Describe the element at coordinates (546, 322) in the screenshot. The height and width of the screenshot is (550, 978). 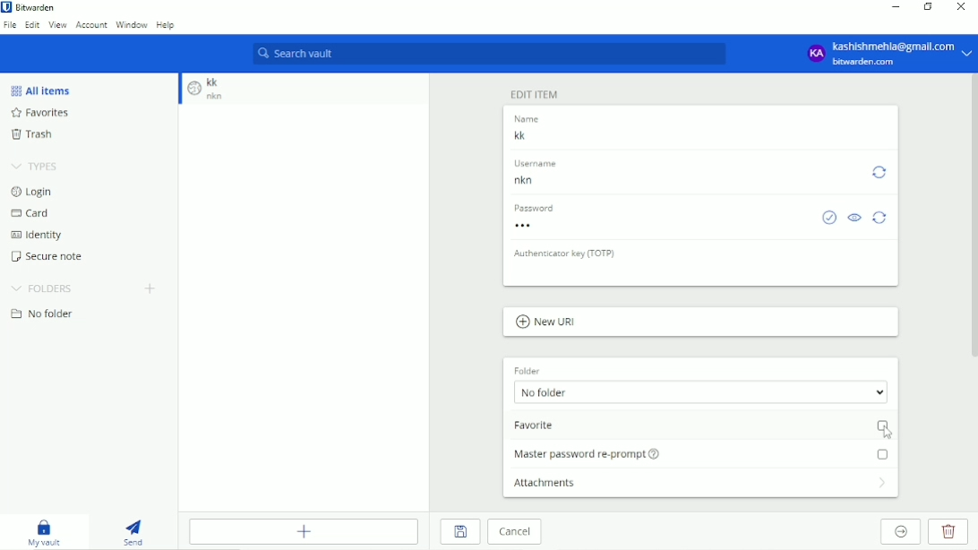
I see `New URL` at that location.